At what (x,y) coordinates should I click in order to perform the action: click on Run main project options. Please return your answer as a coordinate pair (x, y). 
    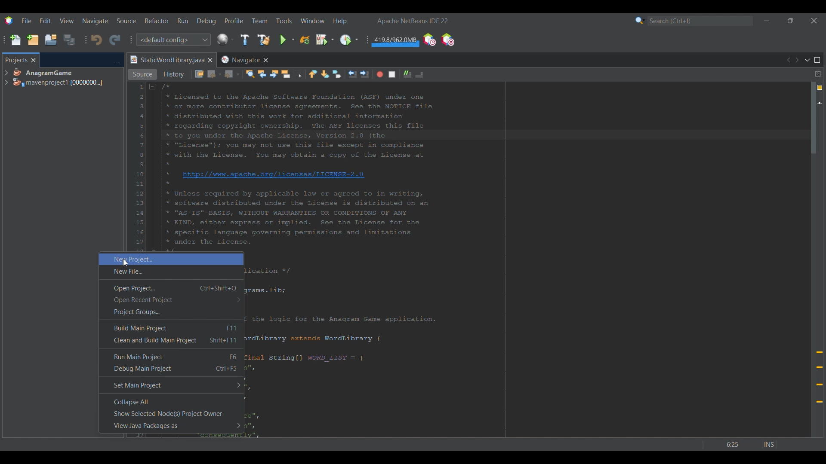
    Looking at the image, I should click on (287, 40).